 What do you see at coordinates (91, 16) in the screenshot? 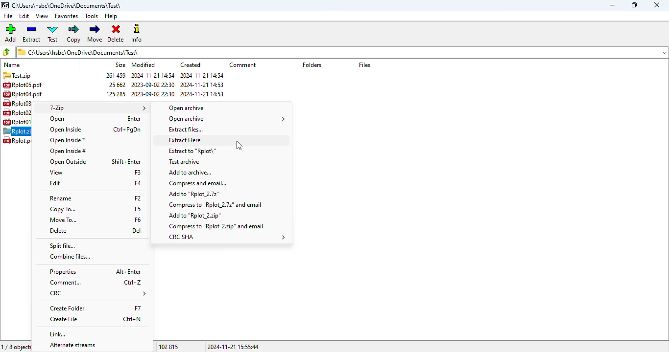
I see `tools` at bounding box center [91, 16].